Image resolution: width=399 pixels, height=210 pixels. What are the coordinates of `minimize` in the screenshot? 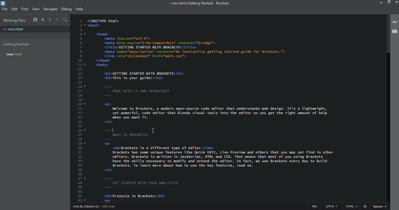 It's located at (380, 3).